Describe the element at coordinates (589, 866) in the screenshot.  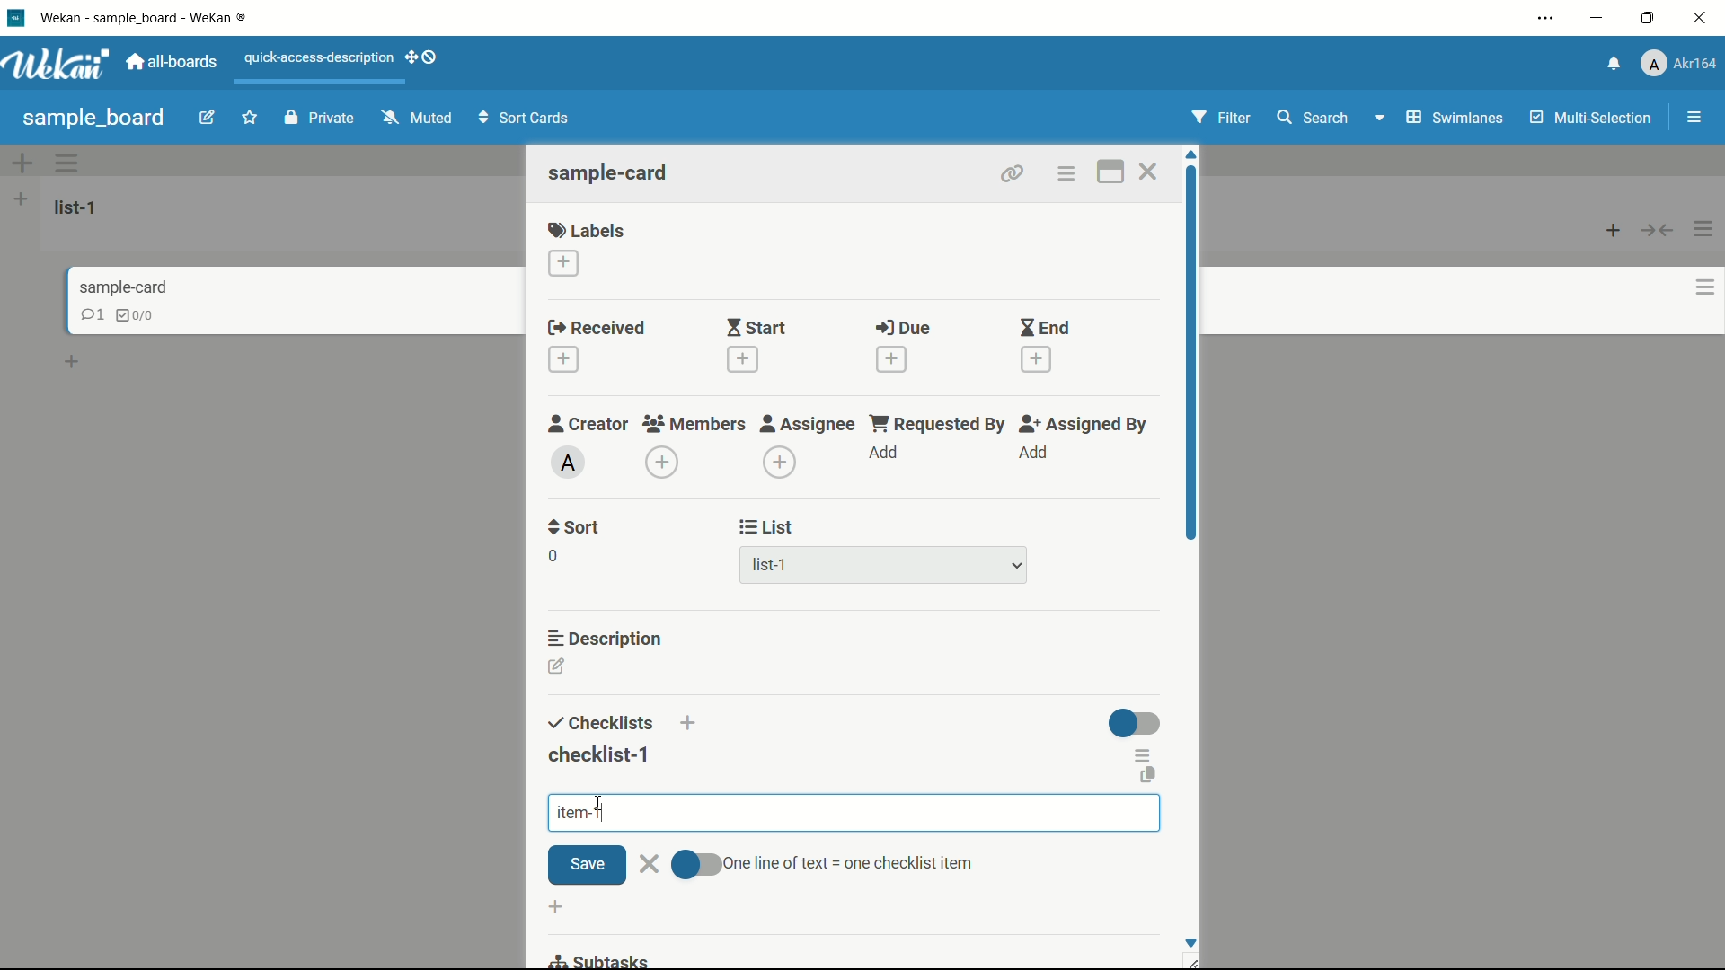
I see `save` at that location.